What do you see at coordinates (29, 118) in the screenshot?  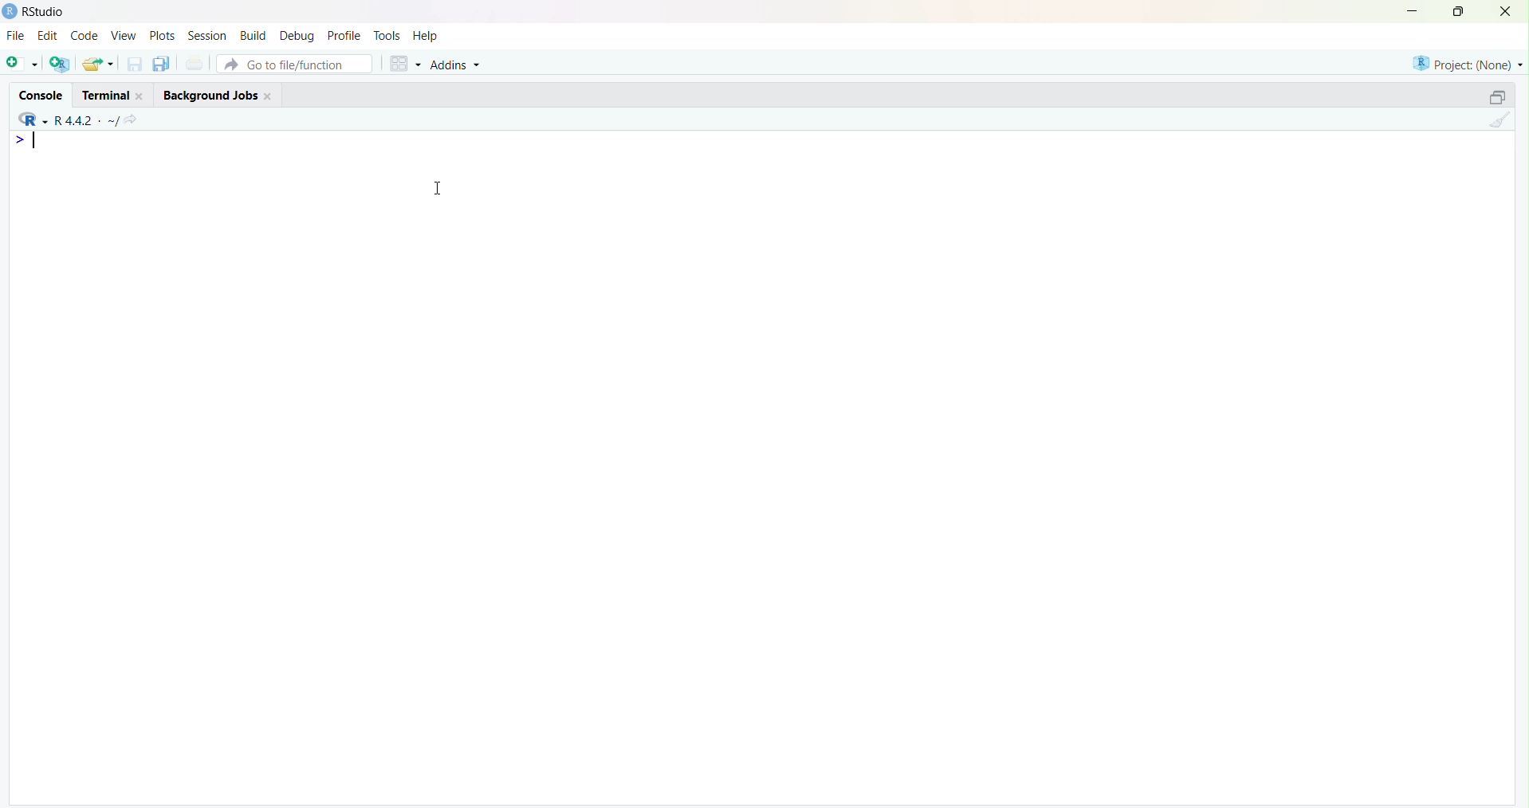 I see `RStudio logo` at bounding box center [29, 118].